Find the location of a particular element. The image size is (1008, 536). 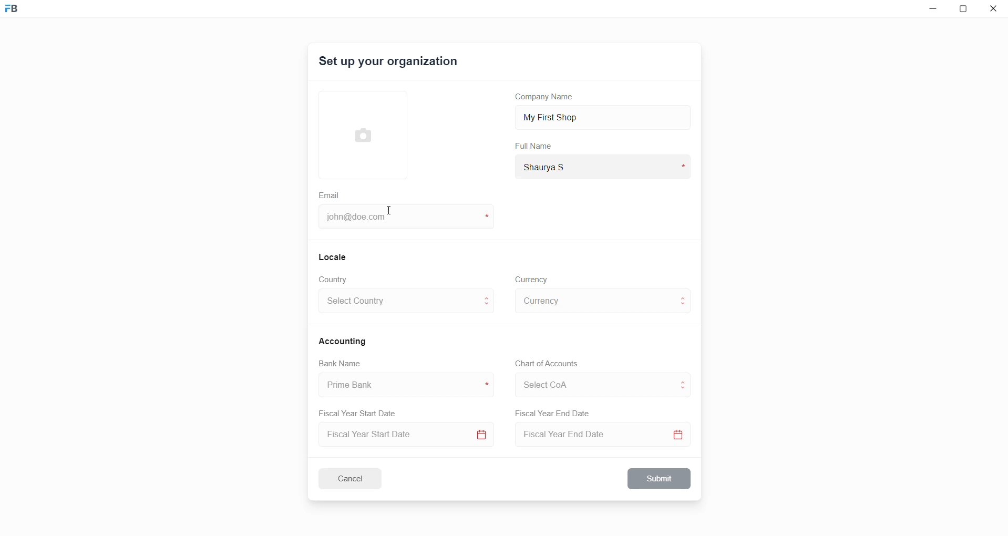

Accounting is located at coordinates (344, 341).